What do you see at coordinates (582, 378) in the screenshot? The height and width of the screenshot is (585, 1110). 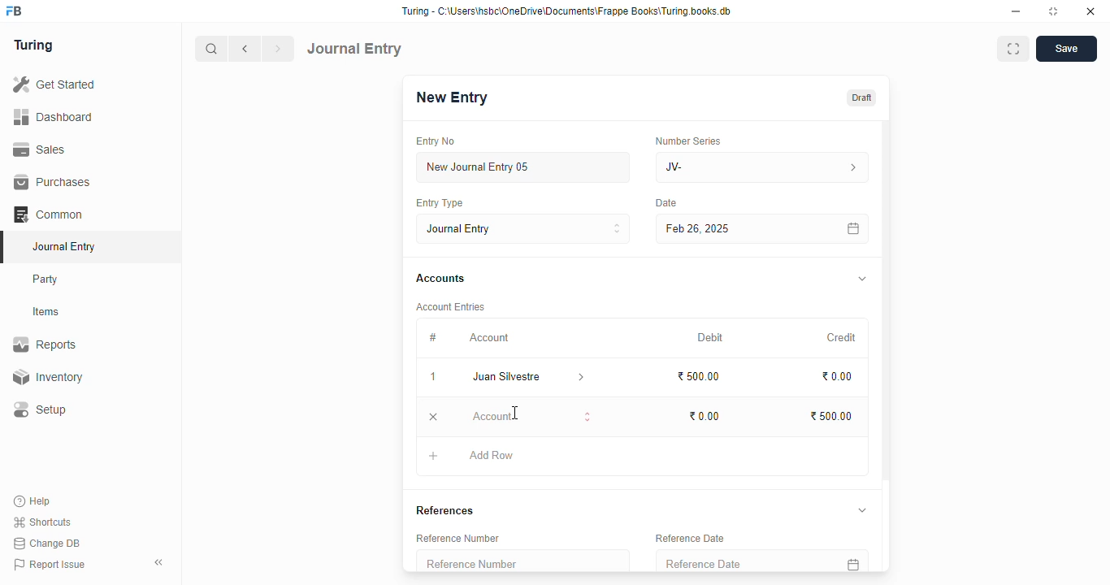 I see `account information` at bounding box center [582, 378].